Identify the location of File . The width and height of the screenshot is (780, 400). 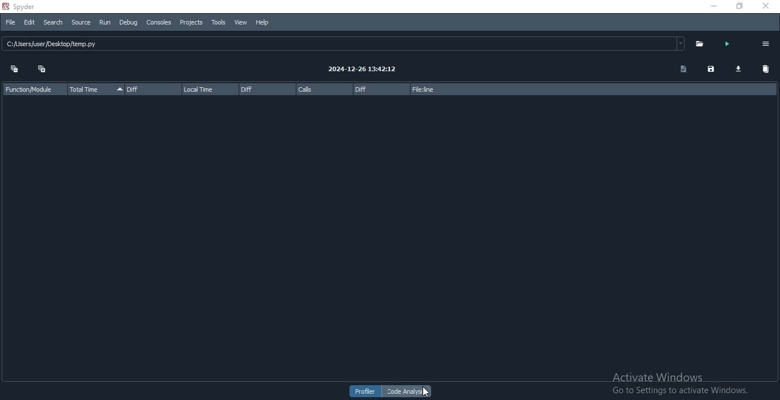
(9, 22).